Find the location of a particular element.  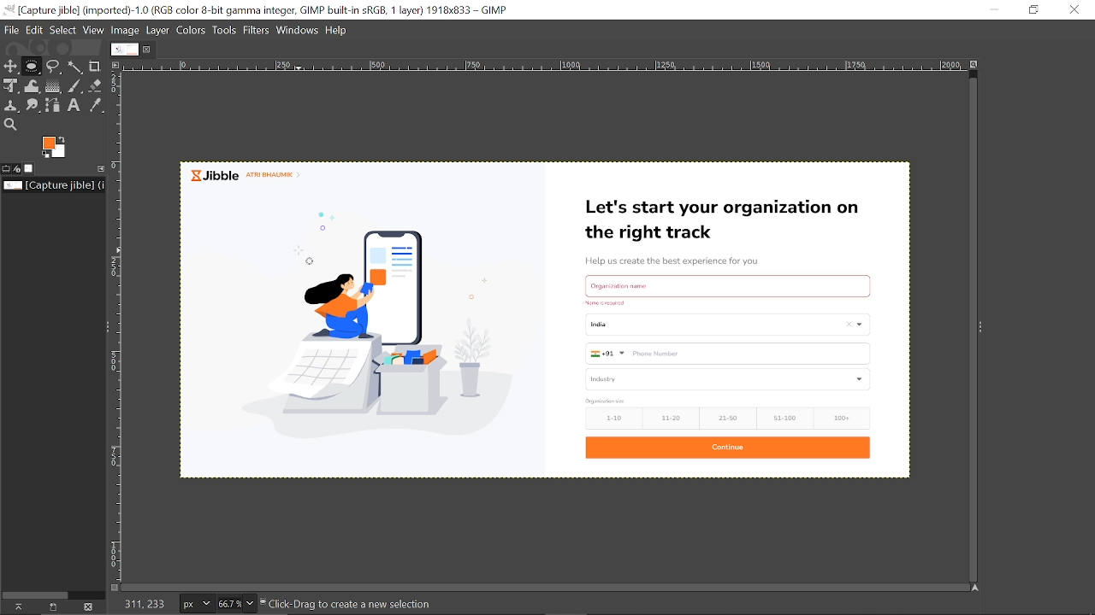

Crop tool is located at coordinates (96, 66).